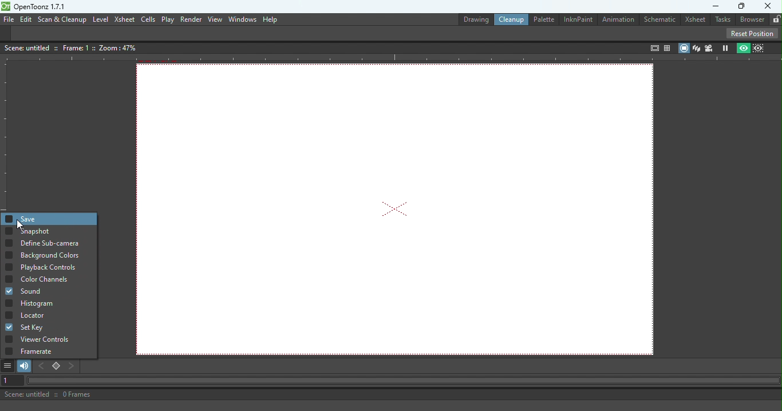 Image resolution: width=782 pixels, height=411 pixels. I want to click on Play, so click(168, 19).